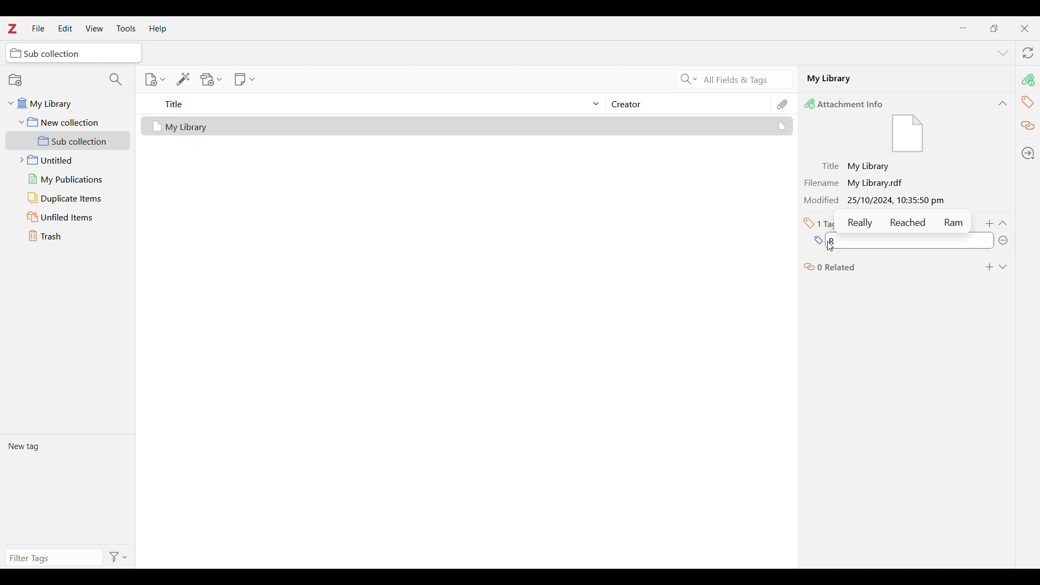 The width and height of the screenshot is (1040, 585). I want to click on All fields and tags search criteria selected, so click(745, 80).